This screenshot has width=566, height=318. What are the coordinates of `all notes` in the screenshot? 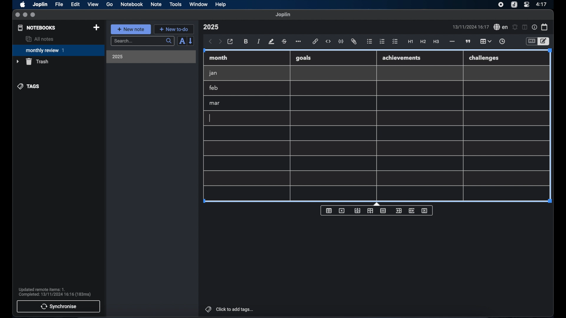 It's located at (40, 39).